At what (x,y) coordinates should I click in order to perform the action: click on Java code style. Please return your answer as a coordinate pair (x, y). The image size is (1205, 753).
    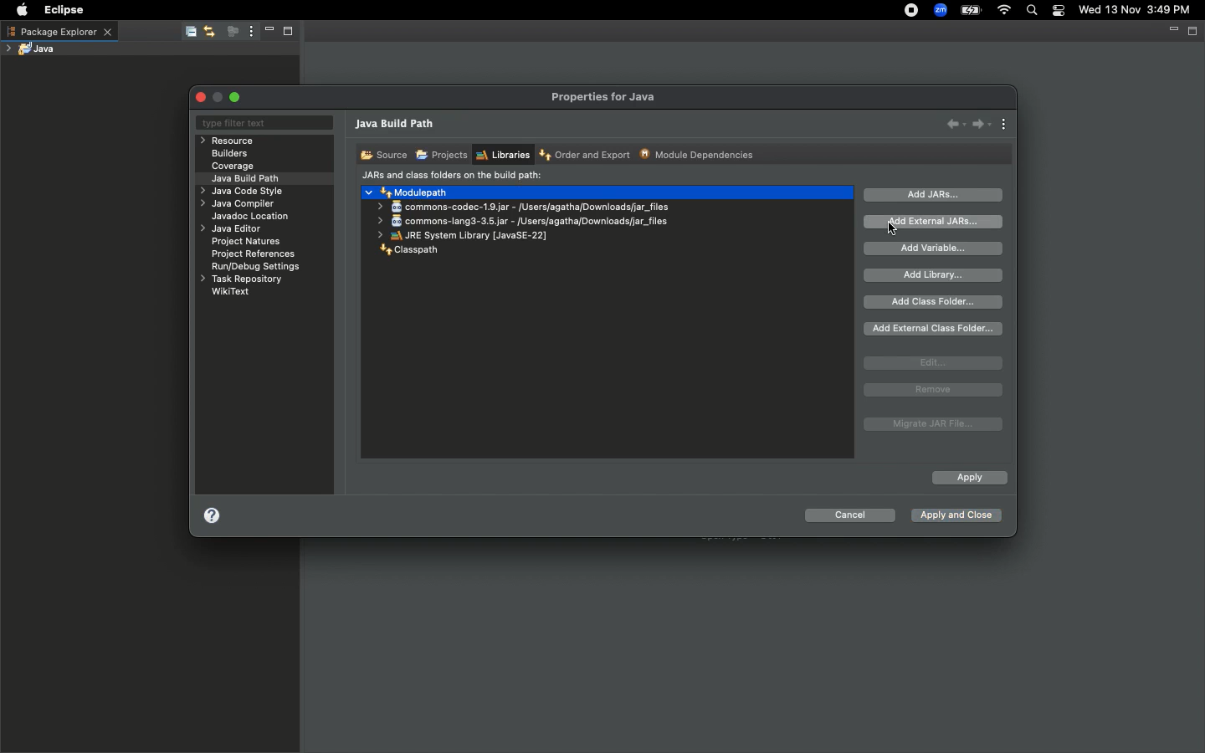
    Looking at the image, I should click on (239, 192).